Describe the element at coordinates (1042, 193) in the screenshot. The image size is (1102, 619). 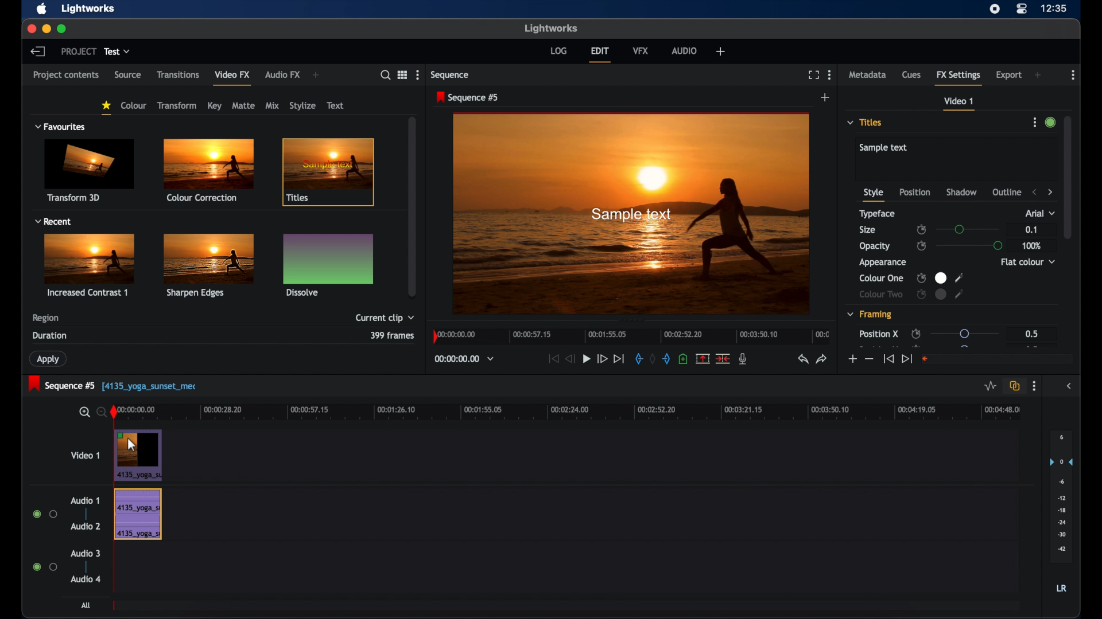
I see `stepper buttons` at that location.